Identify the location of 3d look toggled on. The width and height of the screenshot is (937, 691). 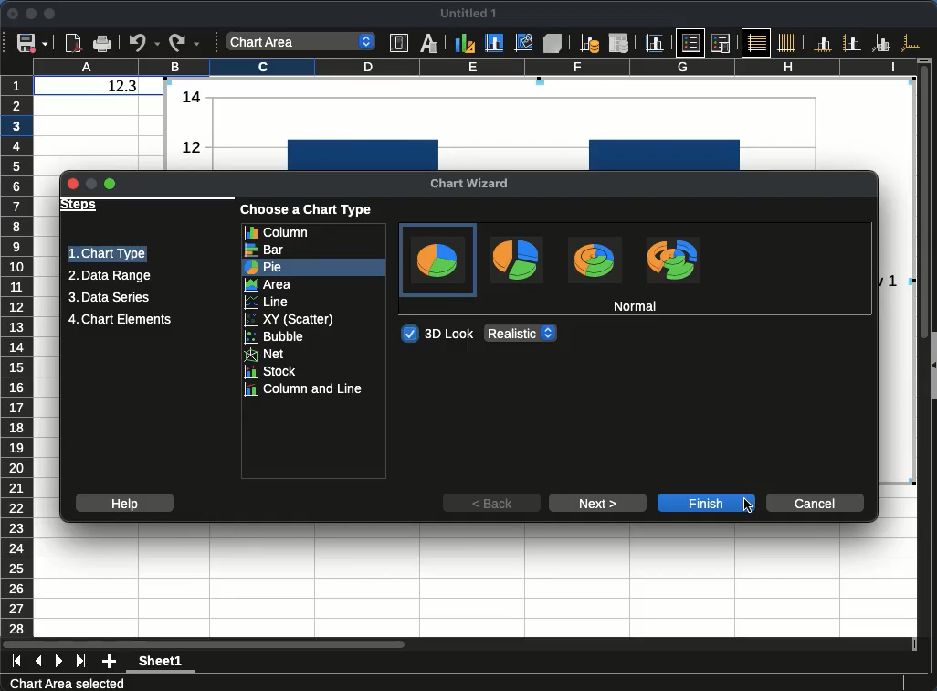
(438, 334).